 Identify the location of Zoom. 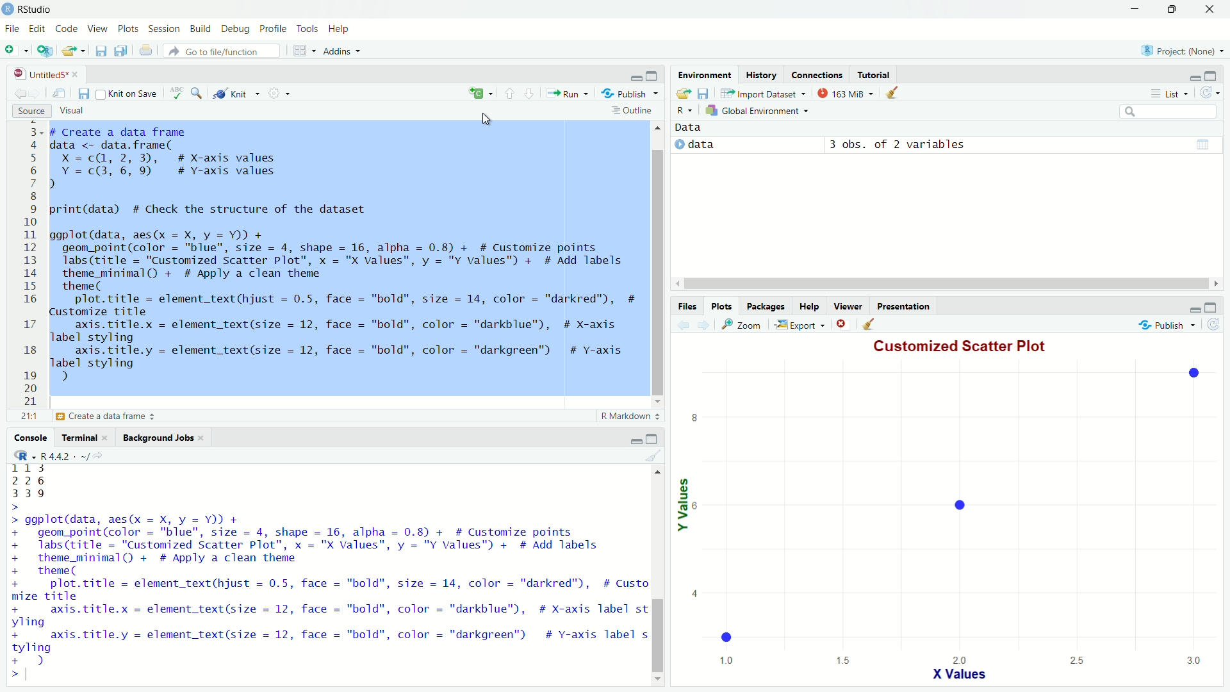
(741, 325).